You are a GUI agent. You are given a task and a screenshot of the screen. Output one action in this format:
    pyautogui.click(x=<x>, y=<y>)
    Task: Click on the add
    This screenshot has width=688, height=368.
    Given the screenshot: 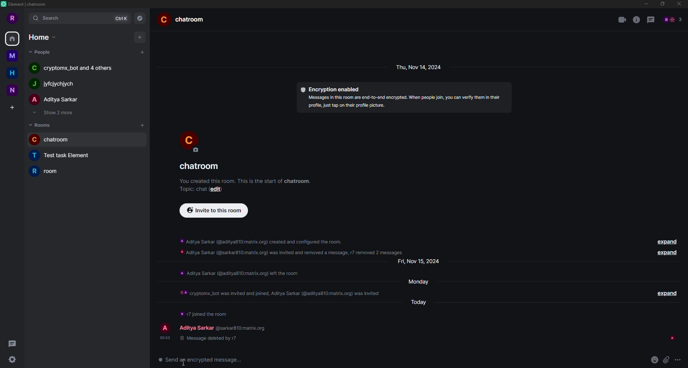 What is the action you would take?
    pyautogui.click(x=139, y=37)
    